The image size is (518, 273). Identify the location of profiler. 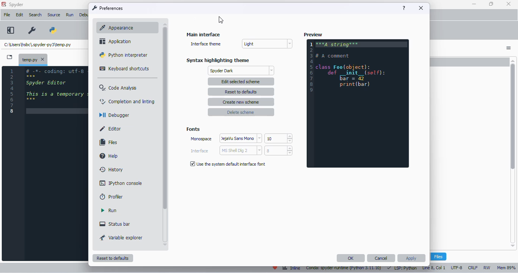
(112, 197).